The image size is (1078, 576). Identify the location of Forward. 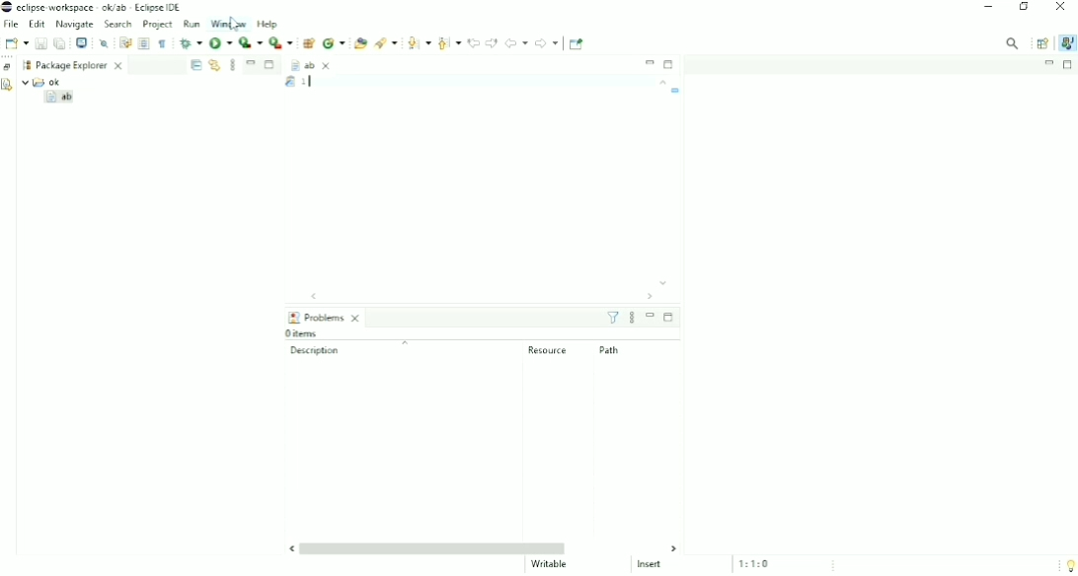
(547, 42).